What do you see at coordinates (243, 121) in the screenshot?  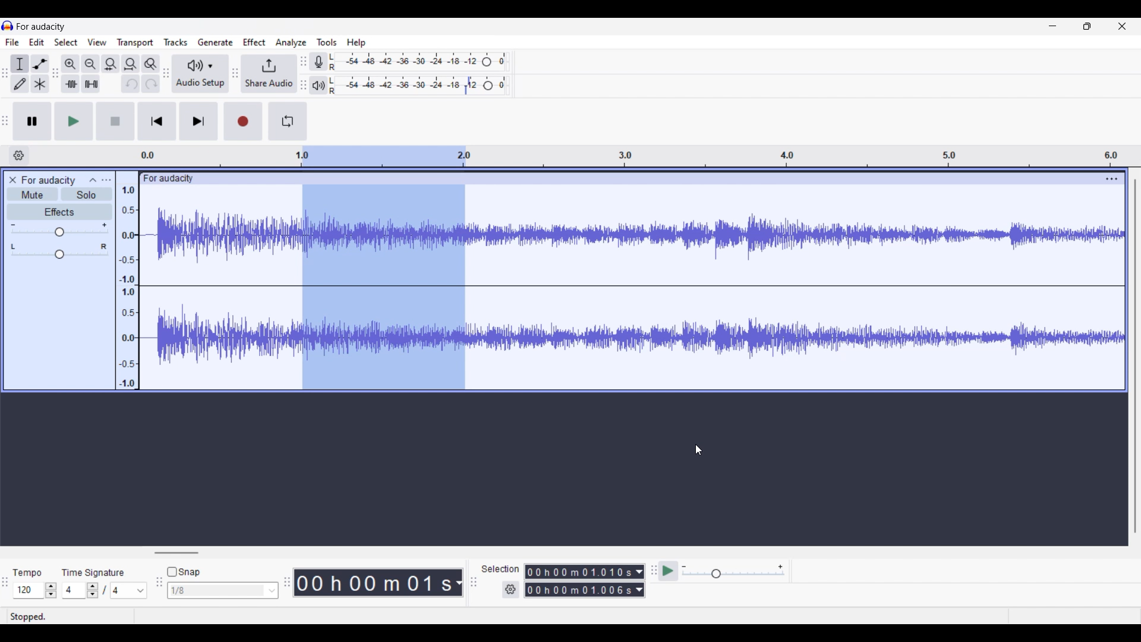 I see `Record/Record new track` at bounding box center [243, 121].